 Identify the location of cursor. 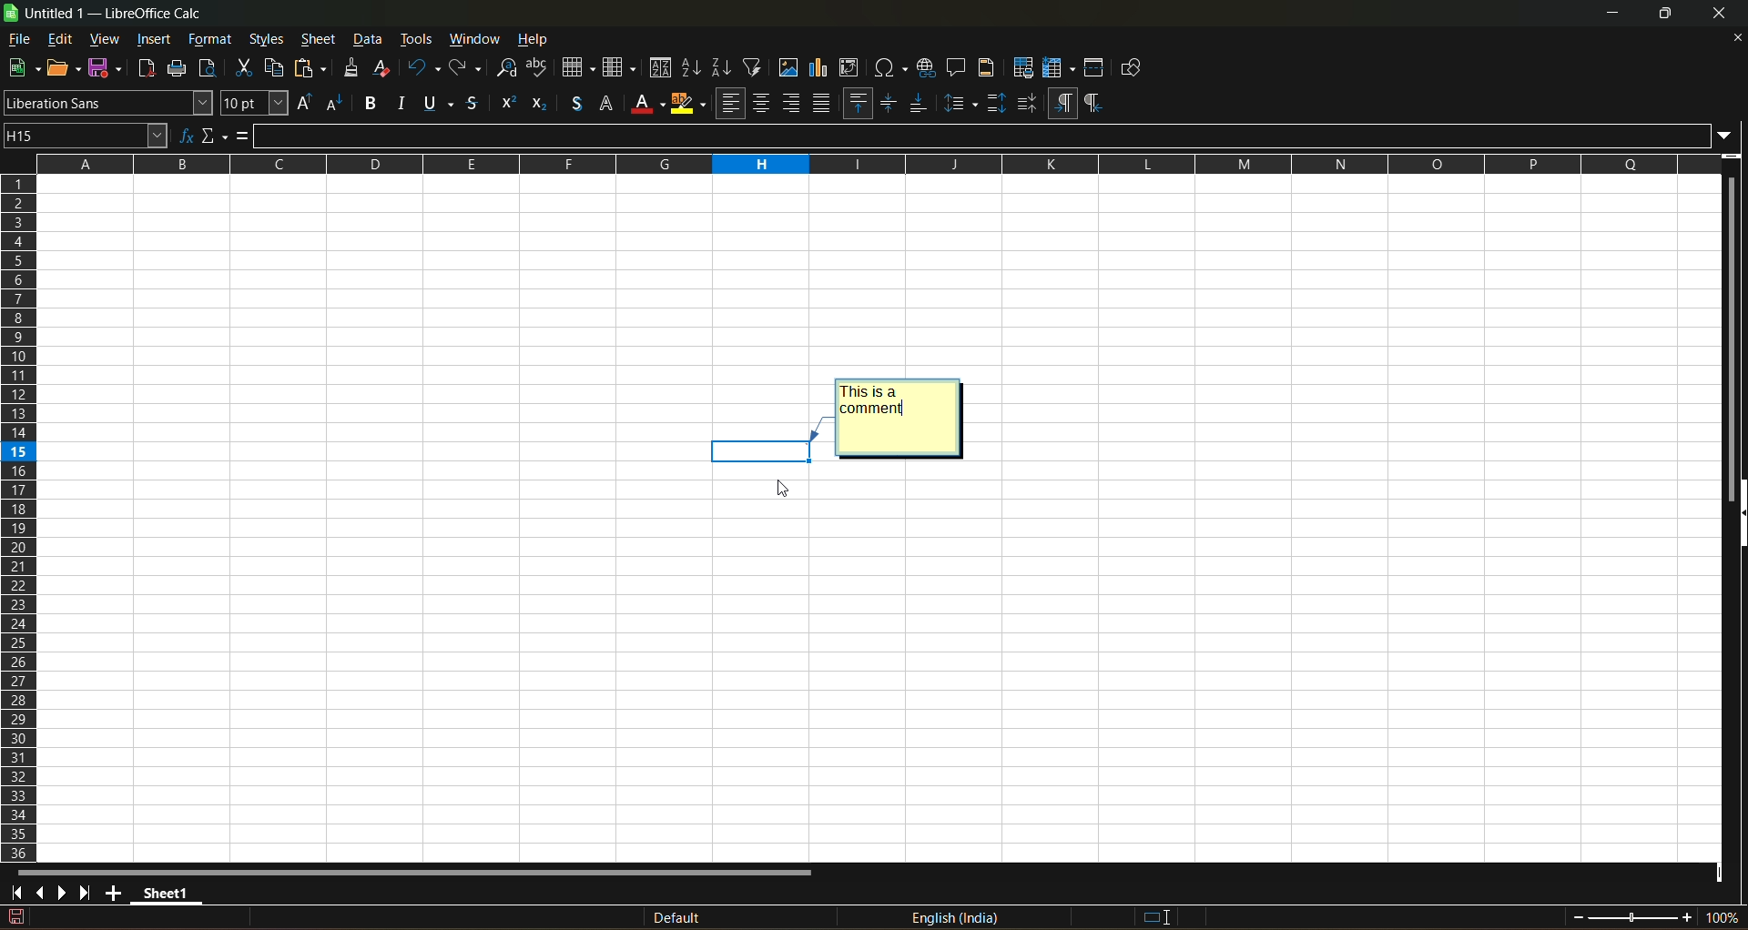
(783, 488).